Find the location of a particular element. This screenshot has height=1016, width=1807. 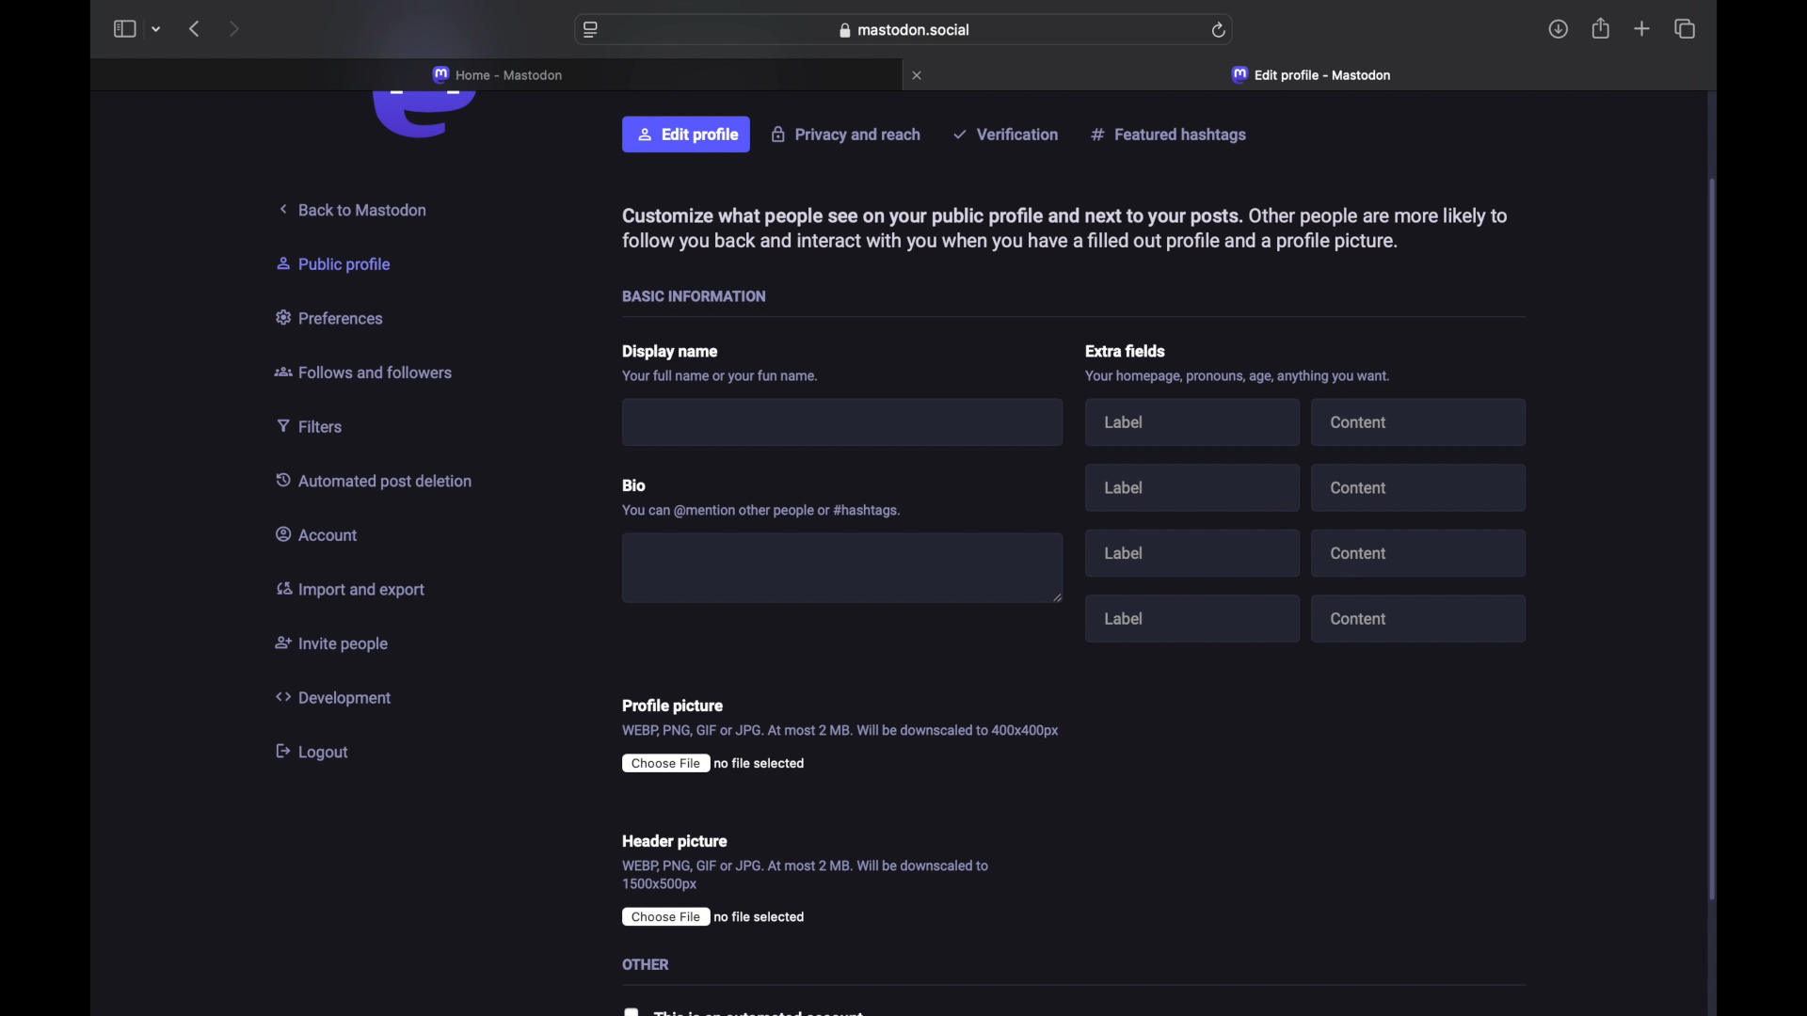

back to mastodon is located at coordinates (357, 204).